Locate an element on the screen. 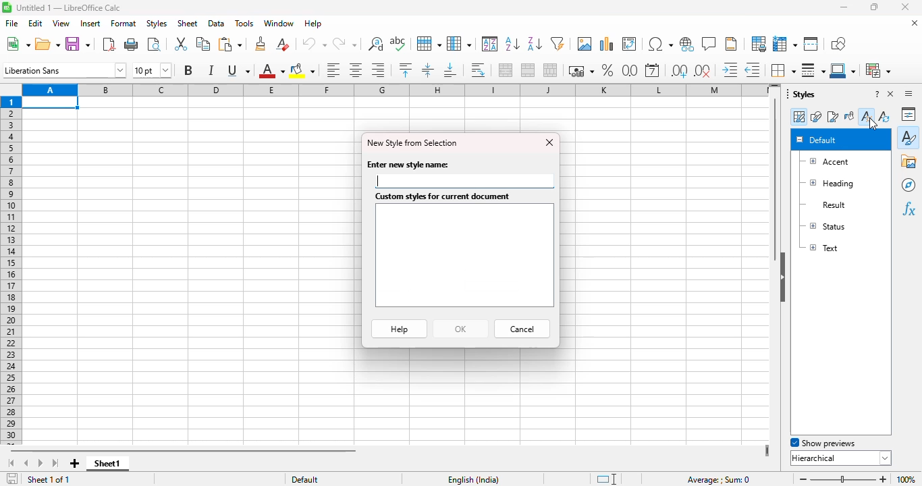 Image resolution: width=922 pixels, height=486 pixels. text language is located at coordinates (472, 480).